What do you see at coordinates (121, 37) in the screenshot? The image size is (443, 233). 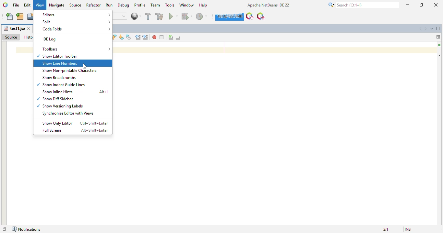 I see `next bookmark` at bounding box center [121, 37].